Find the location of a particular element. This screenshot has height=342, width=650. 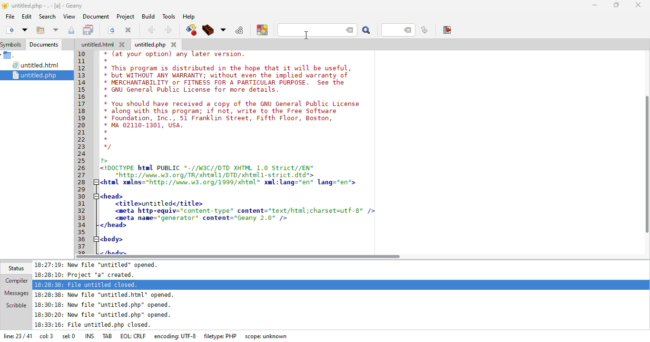

20 is located at coordinates (81, 124).